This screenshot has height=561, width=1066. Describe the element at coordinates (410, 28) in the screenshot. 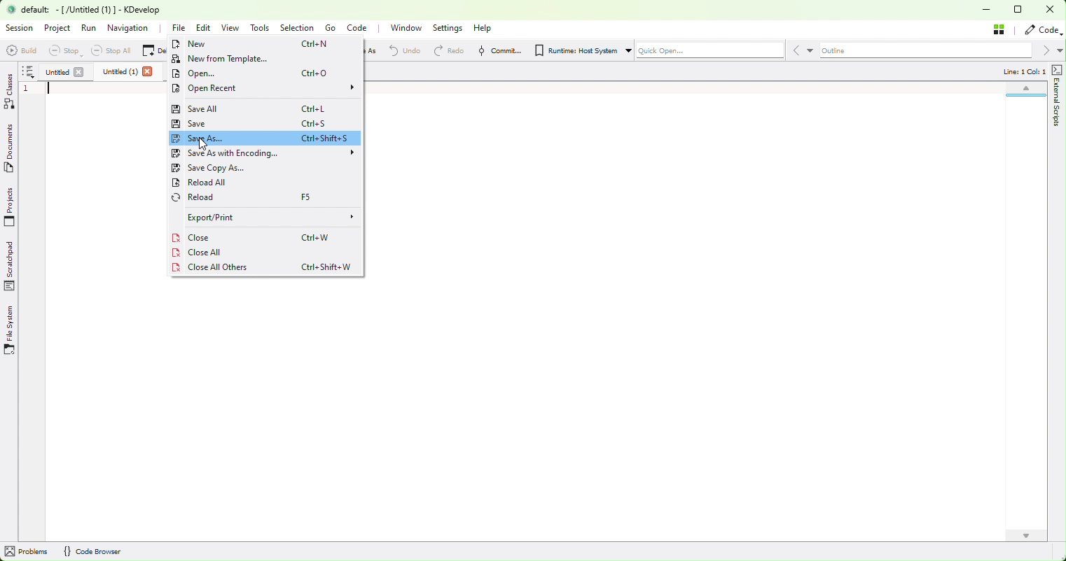

I see `Window` at that location.